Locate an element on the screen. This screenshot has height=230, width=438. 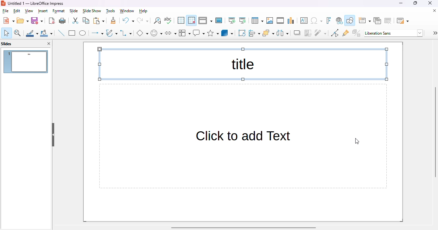
vertical scroll bar is located at coordinates (435, 132).